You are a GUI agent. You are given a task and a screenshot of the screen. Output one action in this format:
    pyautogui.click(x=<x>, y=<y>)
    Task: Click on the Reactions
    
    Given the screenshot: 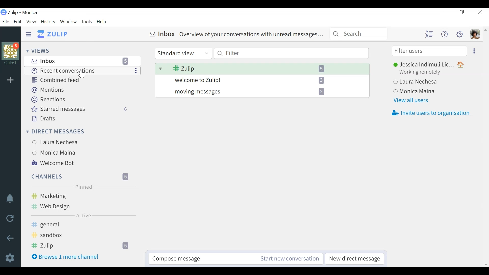 What is the action you would take?
    pyautogui.click(x=51, y=100)
    